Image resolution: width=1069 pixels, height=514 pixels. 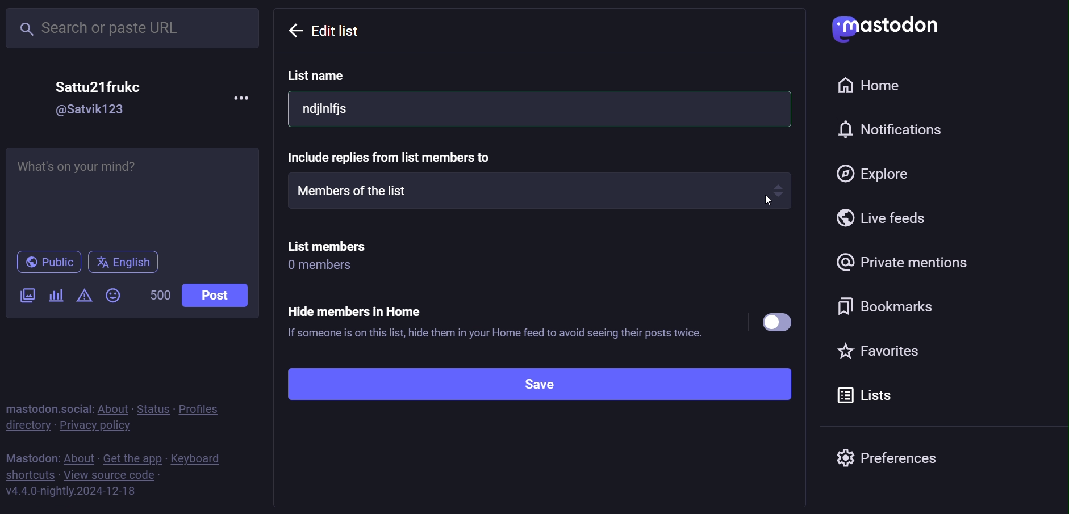 What do you see at coordinates (132, 193) in the screenshot?
I see `Whats on your mind` at bounding box center [132, 193].